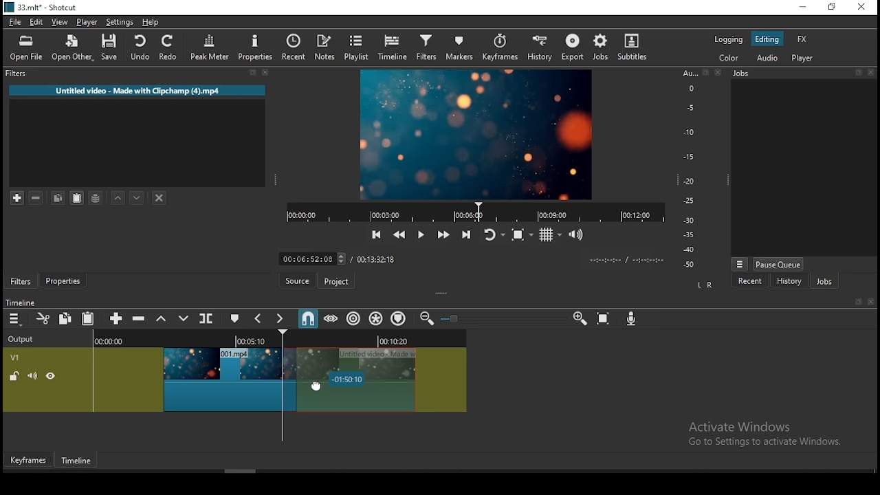  What do you see at coordinates (500, 47) in the screenshot?
I see `keyframes` at bounding box center [500, 47].